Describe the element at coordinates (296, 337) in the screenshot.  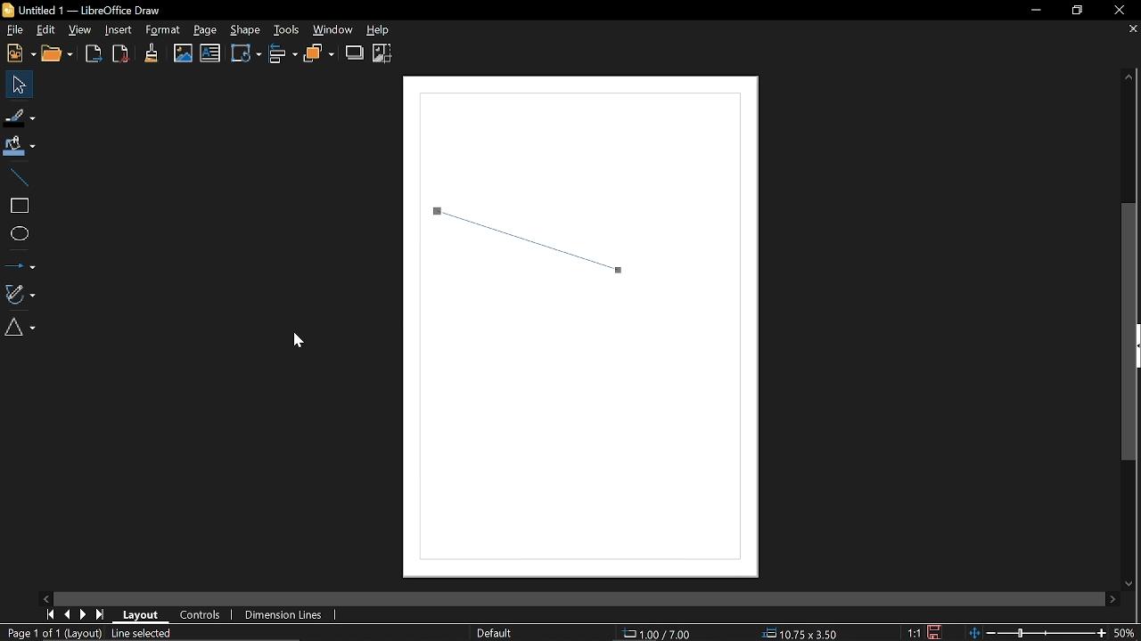
I see `Cursor` at that location.